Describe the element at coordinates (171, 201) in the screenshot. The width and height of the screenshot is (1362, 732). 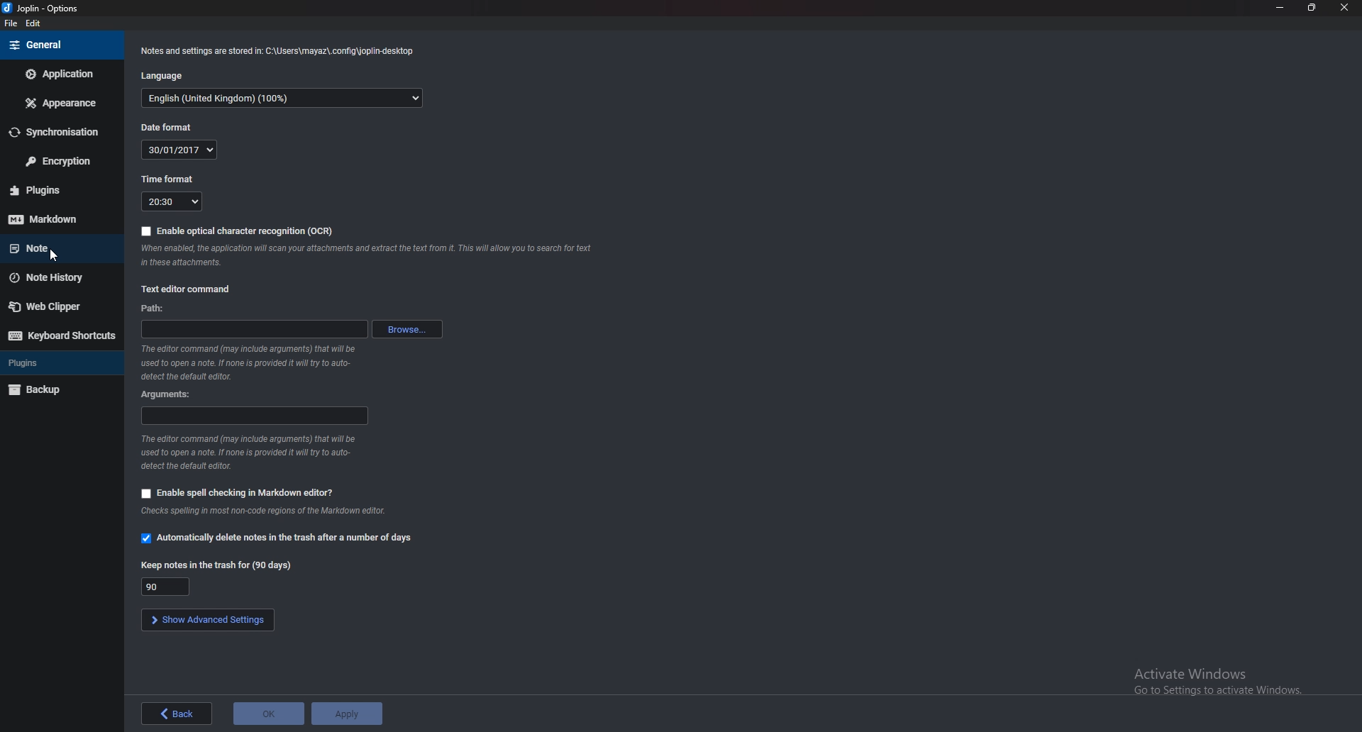
I see `Time format` at that location.